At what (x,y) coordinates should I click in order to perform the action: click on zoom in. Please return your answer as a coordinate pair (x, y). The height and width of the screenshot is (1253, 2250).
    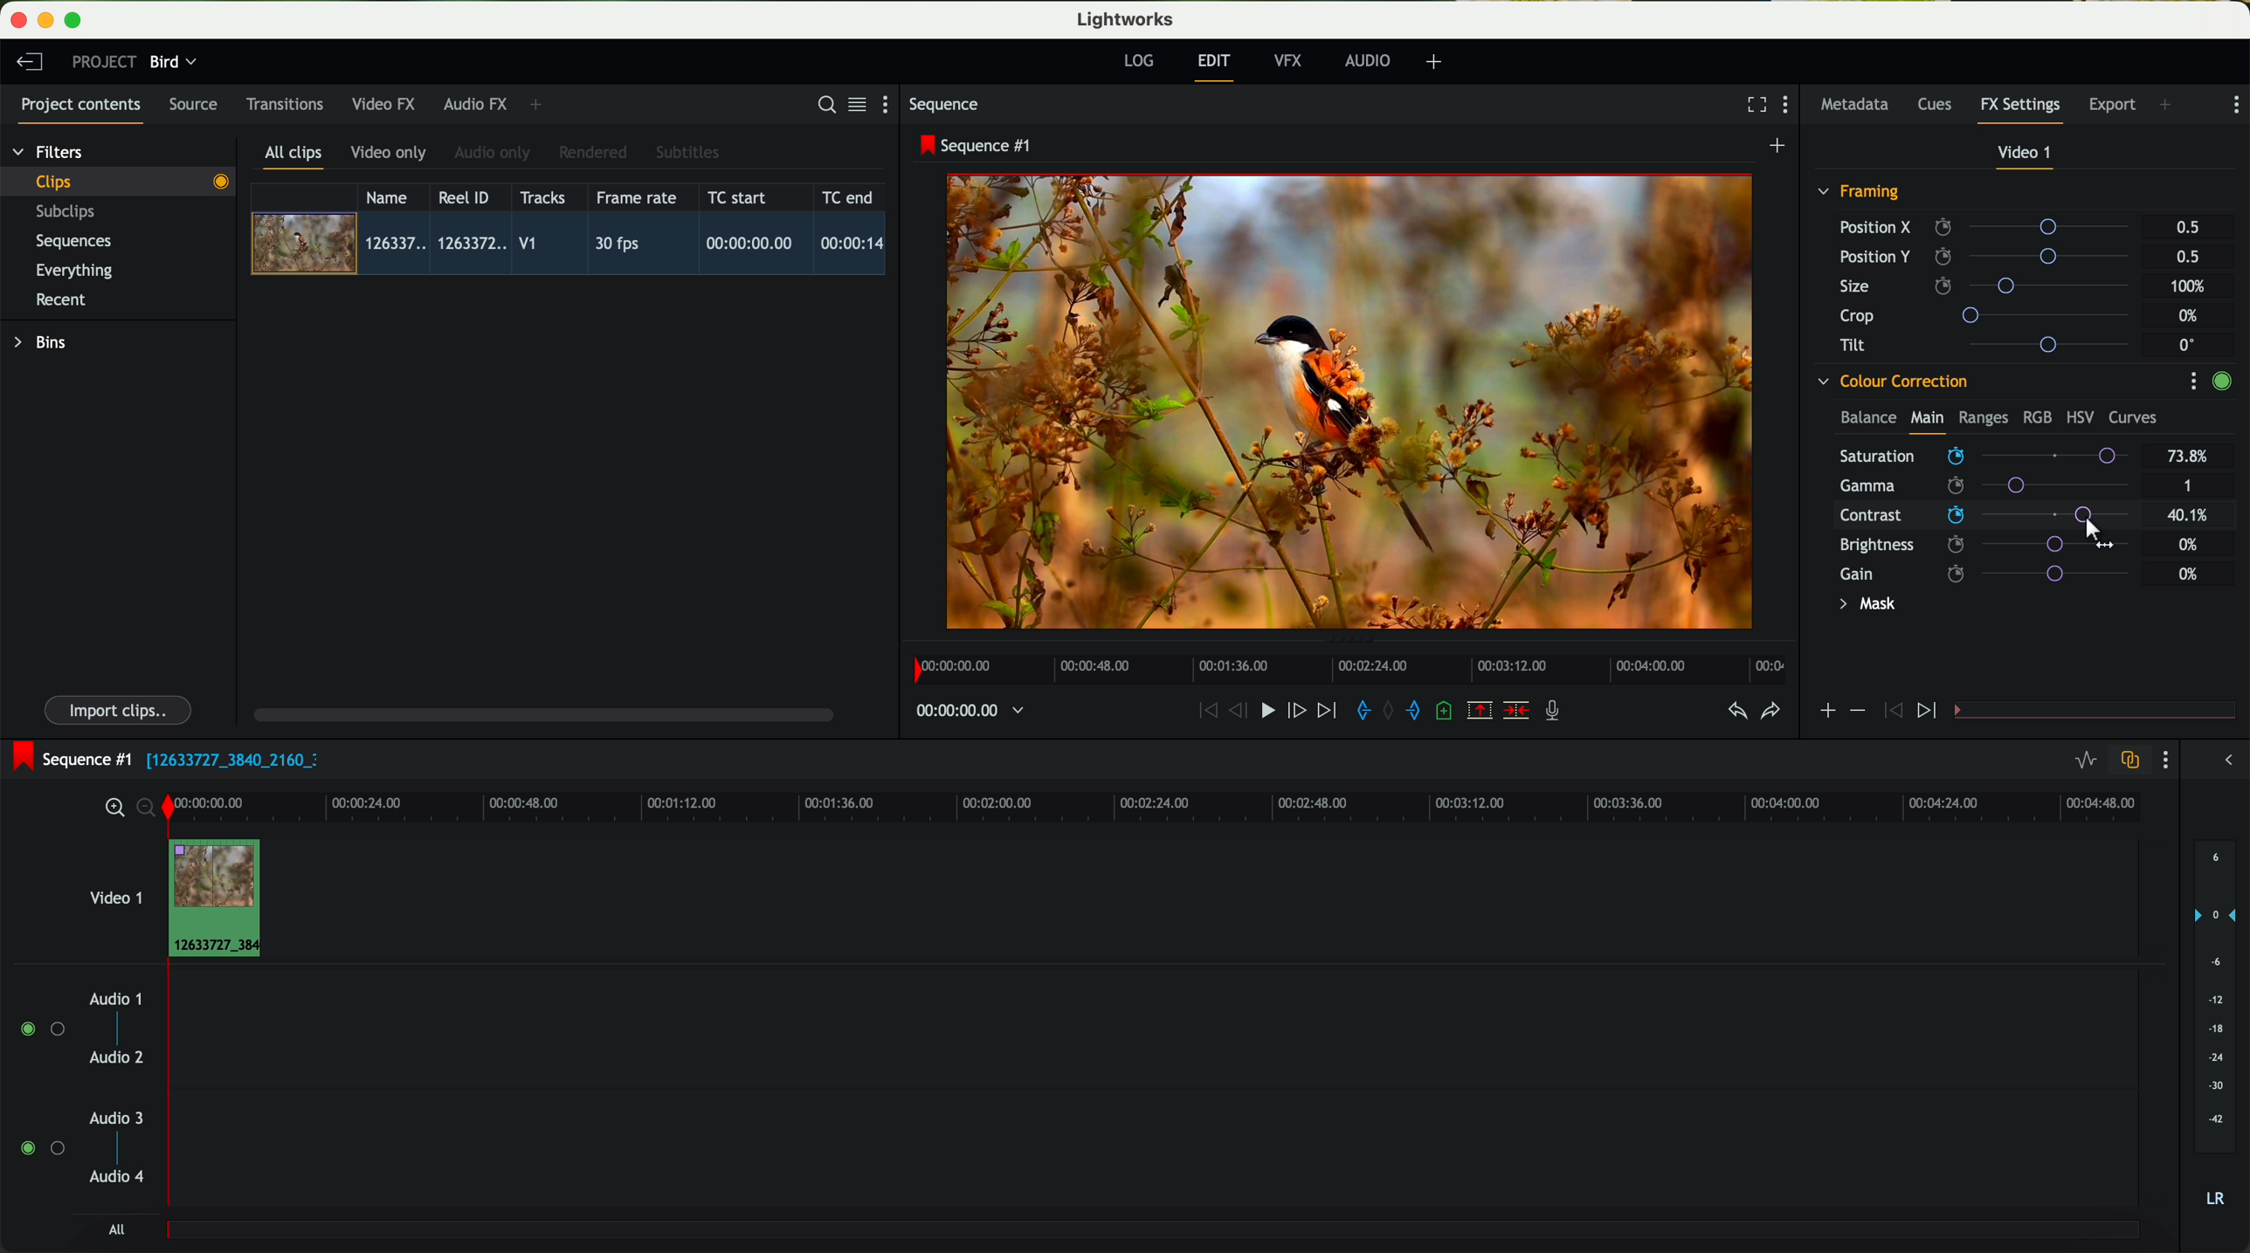
    Looking at the image, I should click on (112, 809).